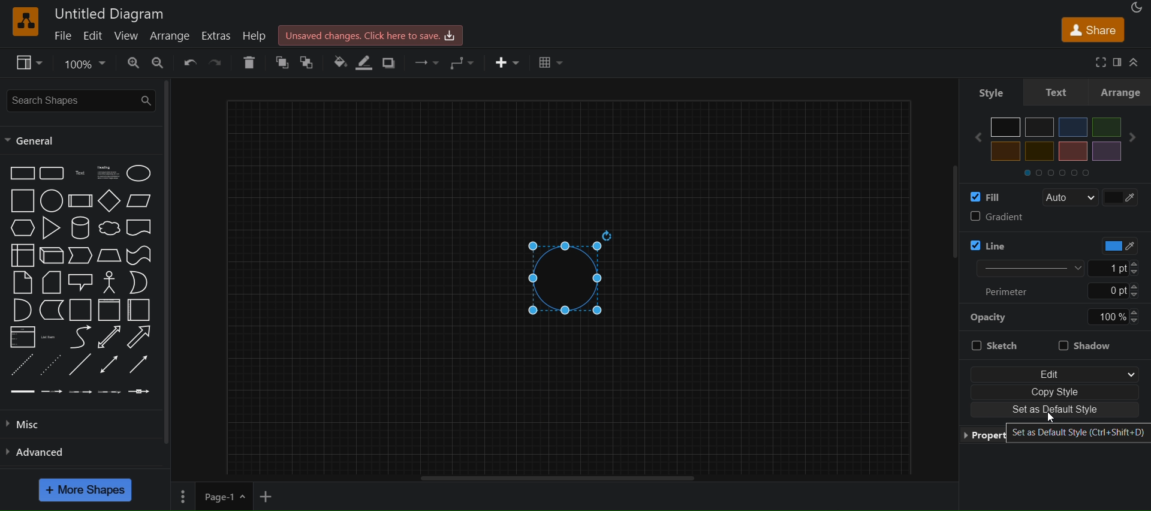 Image resolution: width=1151 pixels, height=511 pixels. What do you see at coordinates (50, 202) in the screenshot?
I see `circle` at bounding box center [50, 202].